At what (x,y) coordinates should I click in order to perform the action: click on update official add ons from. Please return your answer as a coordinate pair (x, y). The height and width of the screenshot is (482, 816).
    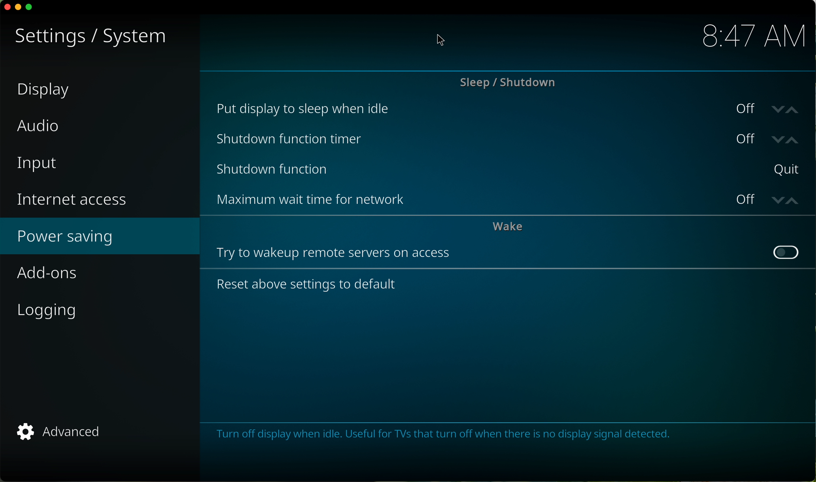
    Looking at the image, I should click on (510, 285).